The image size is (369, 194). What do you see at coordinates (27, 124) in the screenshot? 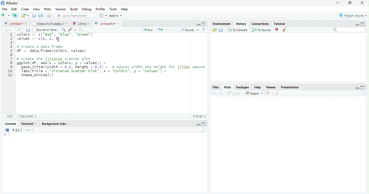
I see `Terminal` at bounding box center [27, 124].